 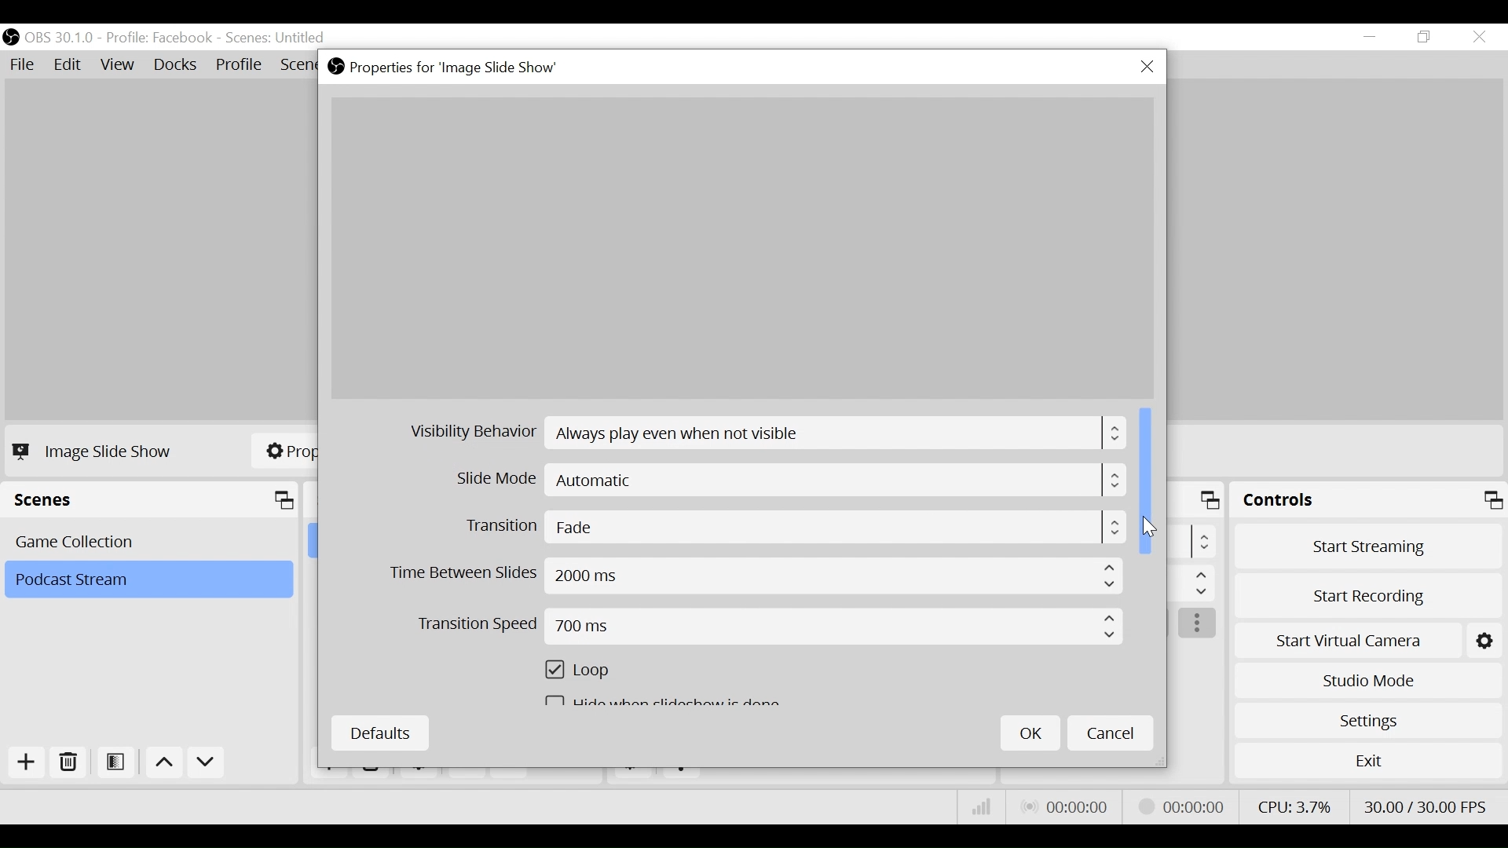 I want to click on Controls, so click(x=1368, y=503).